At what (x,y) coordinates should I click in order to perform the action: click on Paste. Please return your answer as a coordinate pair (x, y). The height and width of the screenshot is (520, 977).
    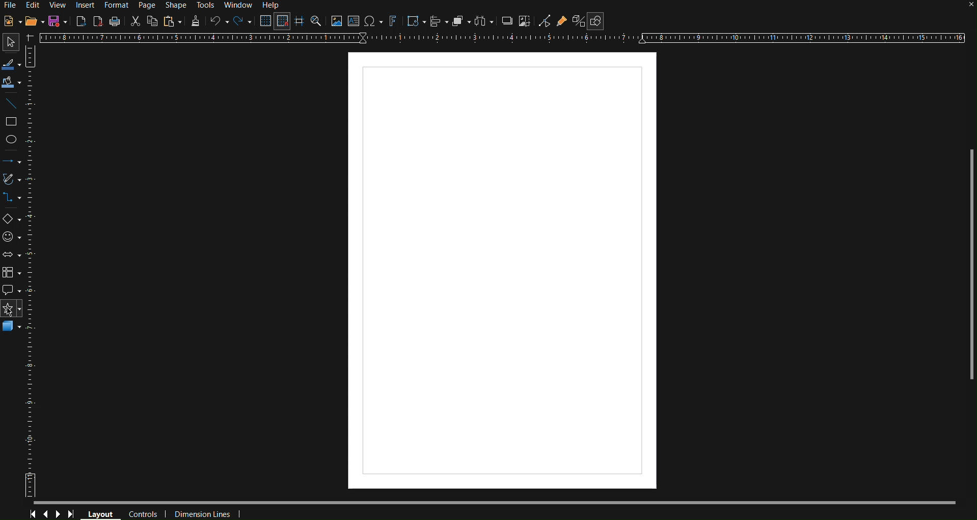
    Looking at the image, I should click on (172, 21).